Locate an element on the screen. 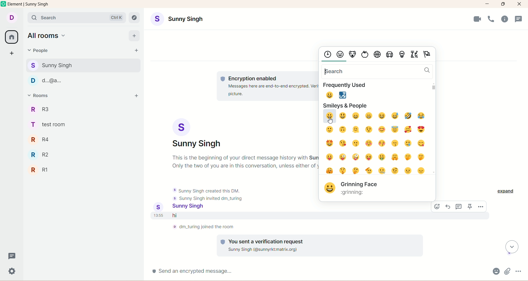 The image size is (528, 281). Travel and places is located at coordinates (390, 55).